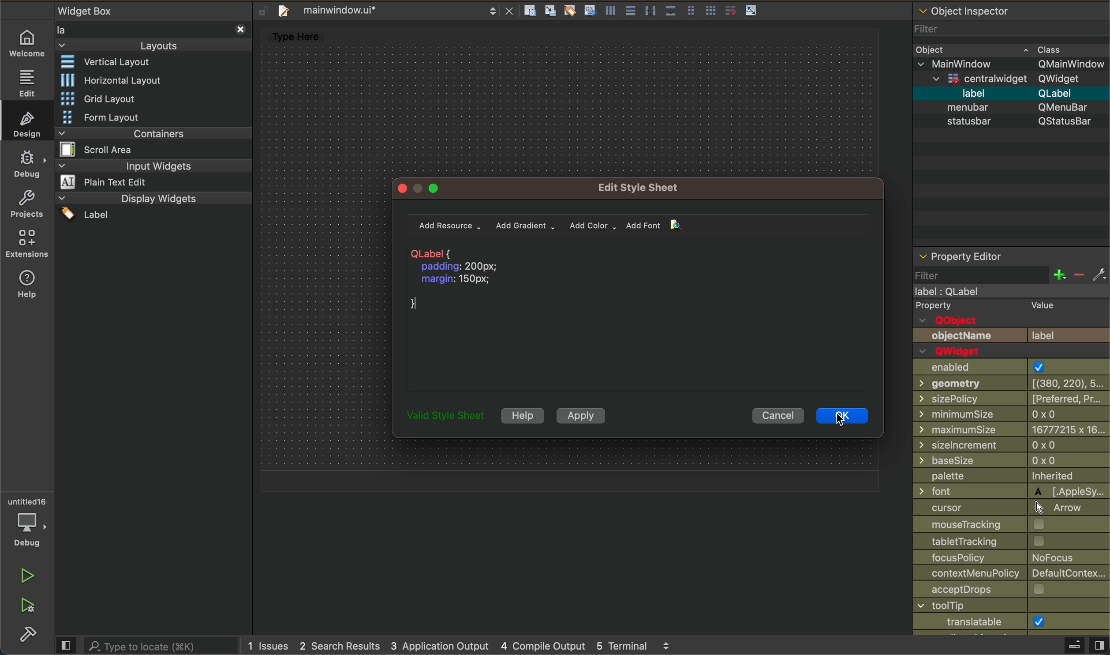 The height and width of the screenshot is (655, 1110). I want to click on grid layout, so click(113, 99).